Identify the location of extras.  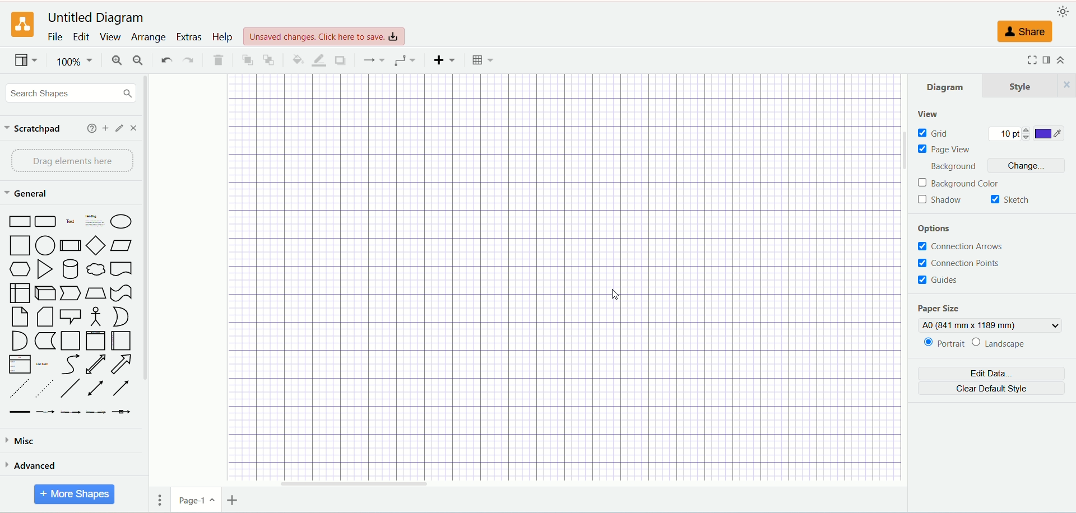
(189, 36).